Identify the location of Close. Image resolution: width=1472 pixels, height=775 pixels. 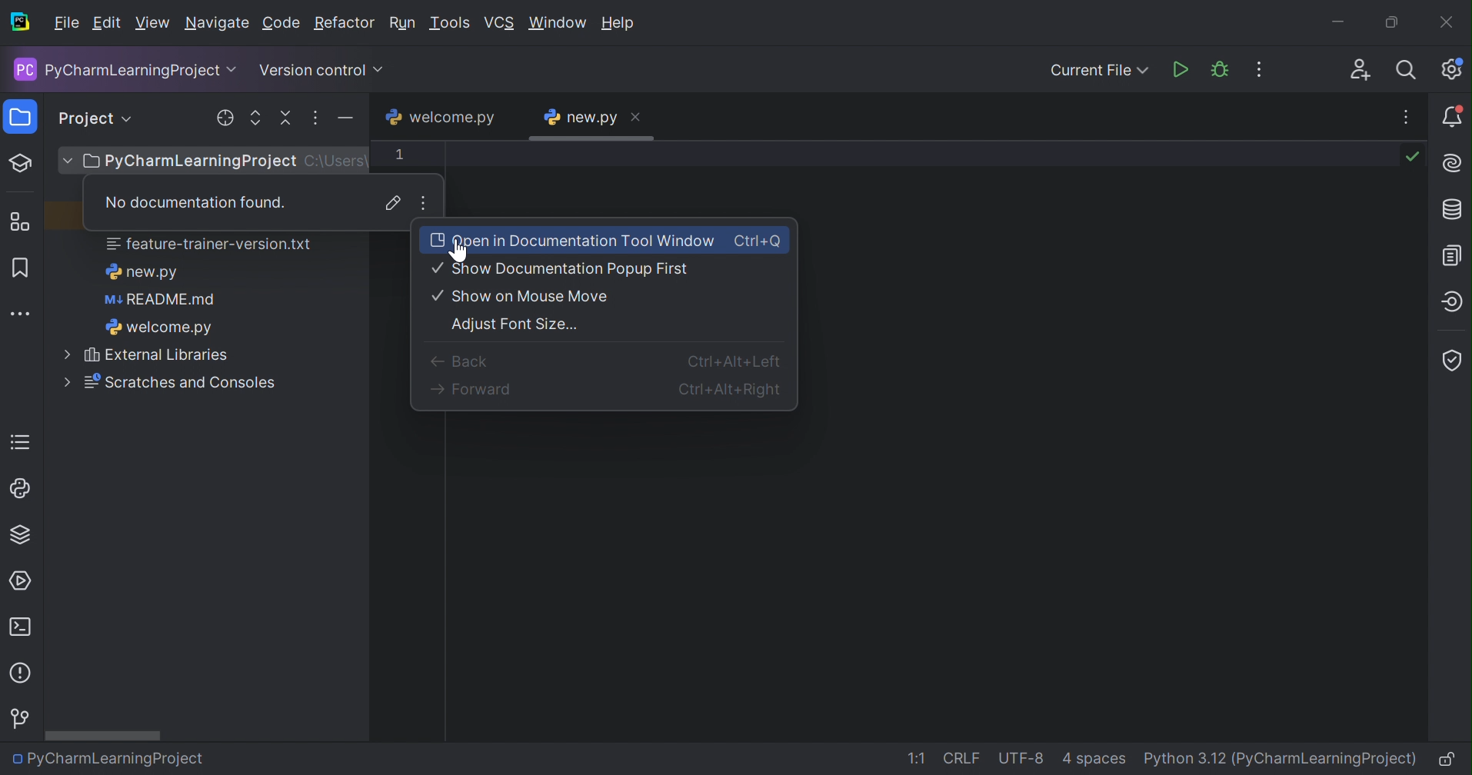
(638, 115).